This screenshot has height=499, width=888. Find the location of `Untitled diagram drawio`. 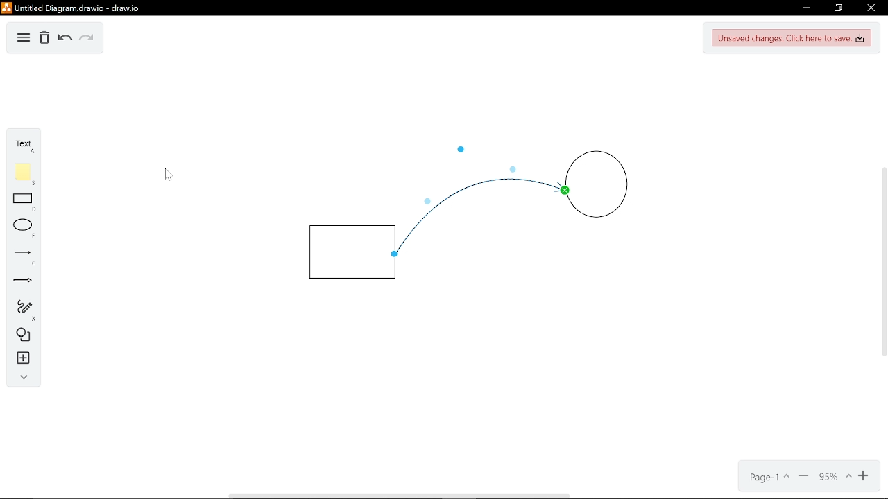

Untitled diagram drawio is located at coordinates (72, 9).